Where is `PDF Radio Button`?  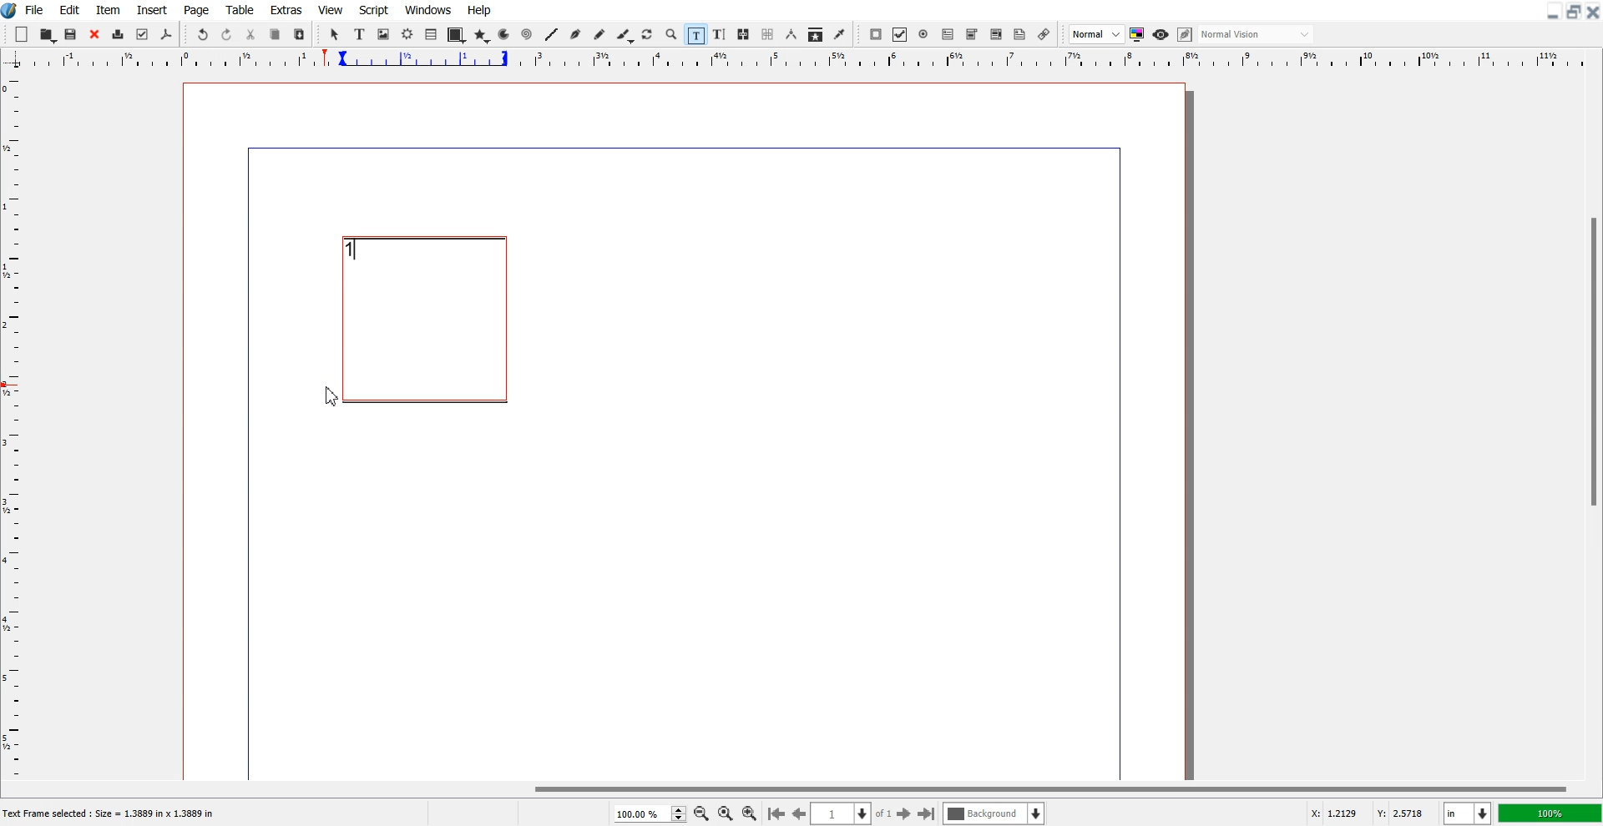
PDF Radio Button is located at coordinates (924, 34).